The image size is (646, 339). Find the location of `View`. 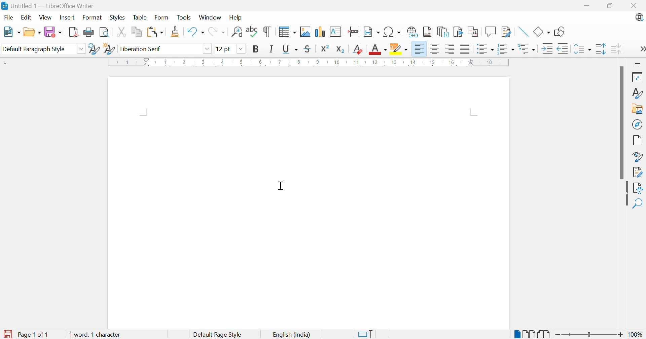

View is located at coordinates (46, 17).